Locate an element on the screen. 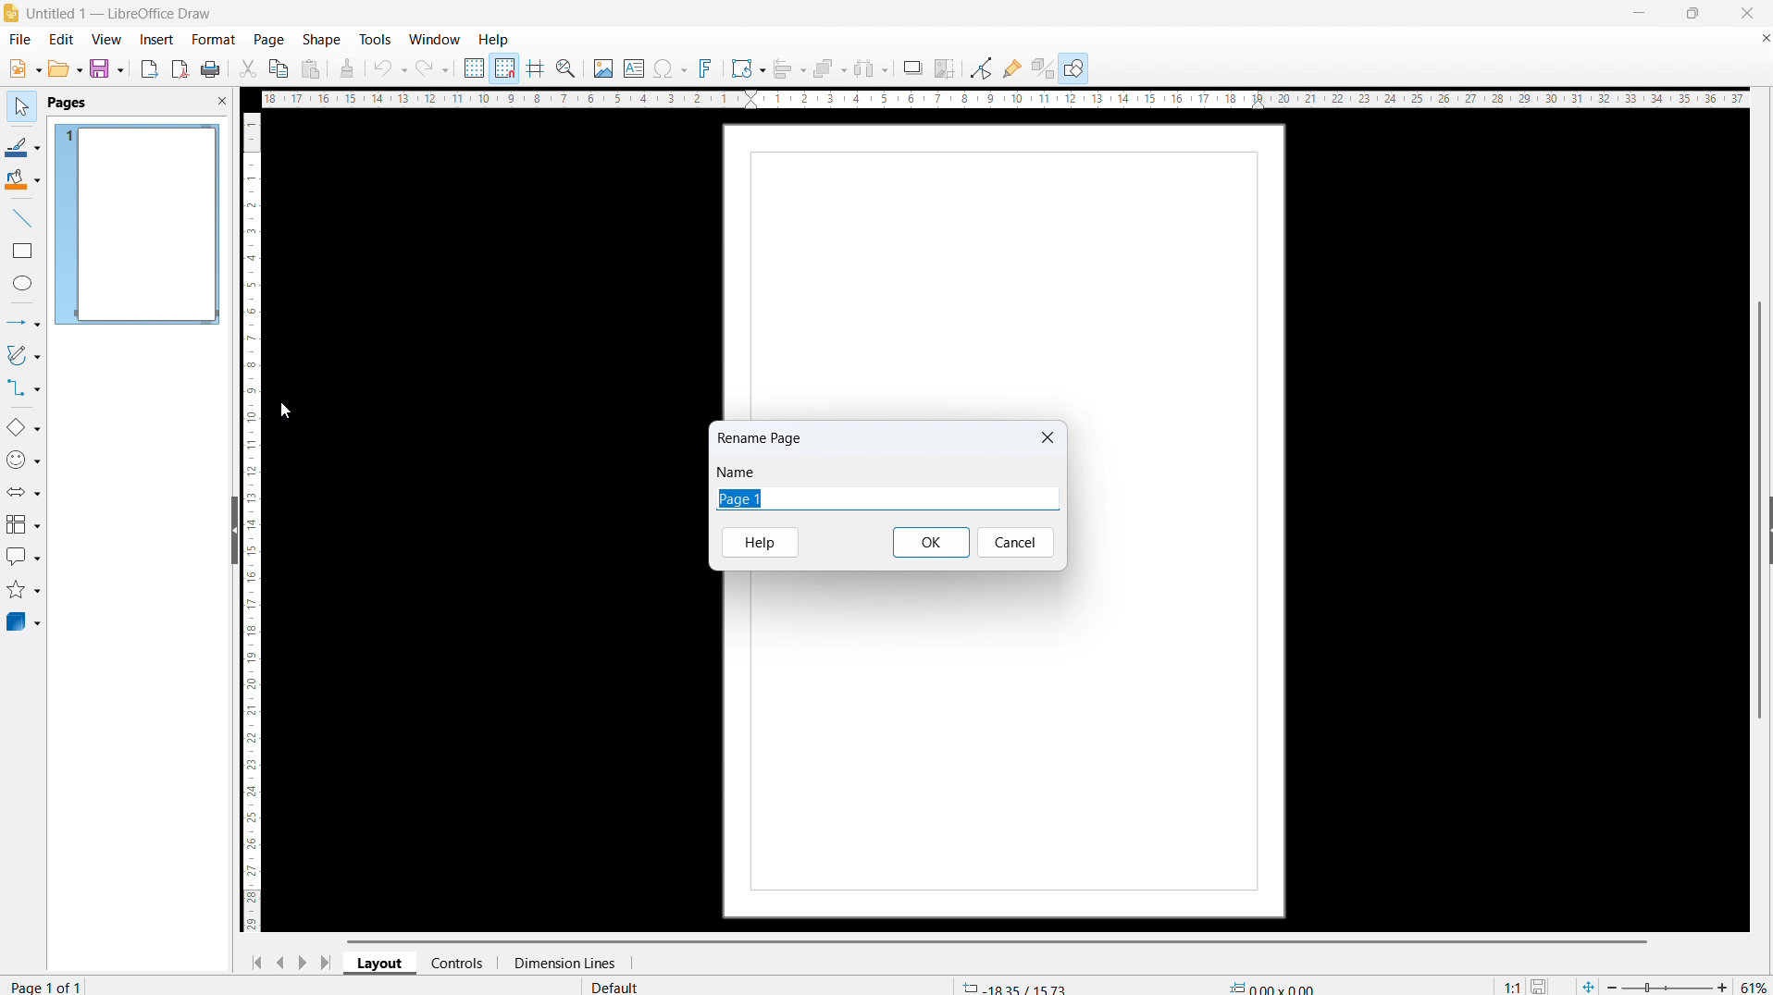 The width and height of the screenshot is (1773, 995). line tool is located at coordinates (22, 218).